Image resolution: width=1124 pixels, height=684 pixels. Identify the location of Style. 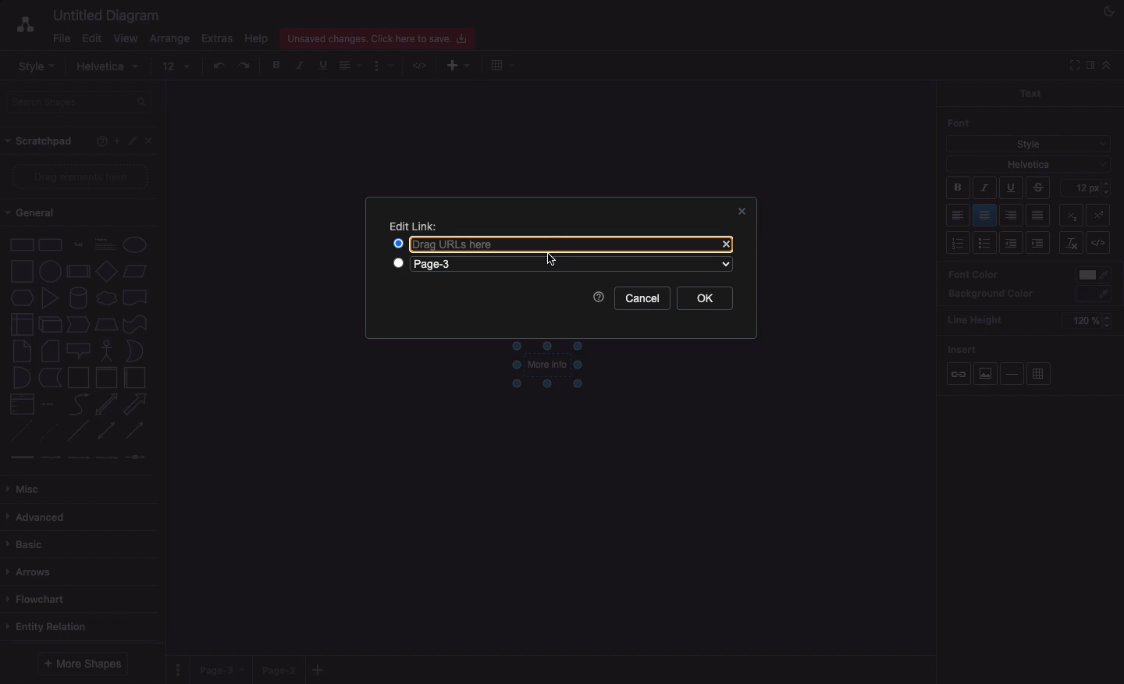
(36, 66).